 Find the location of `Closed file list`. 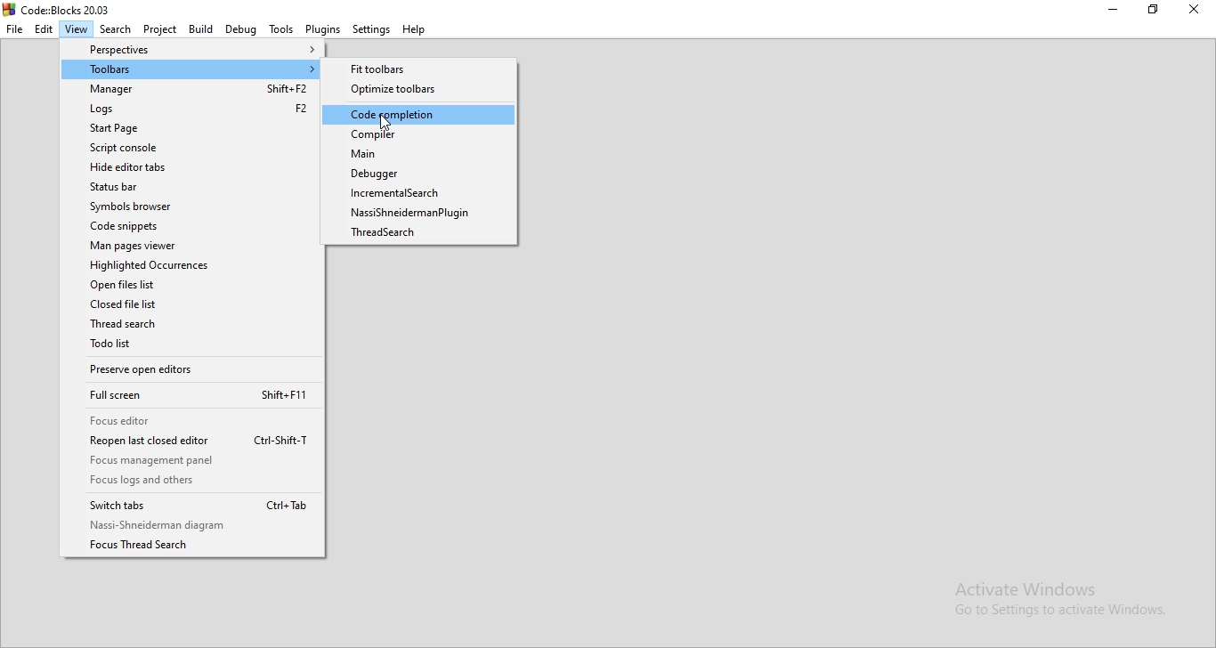

Closed file list is located at coordinates (197, 305).